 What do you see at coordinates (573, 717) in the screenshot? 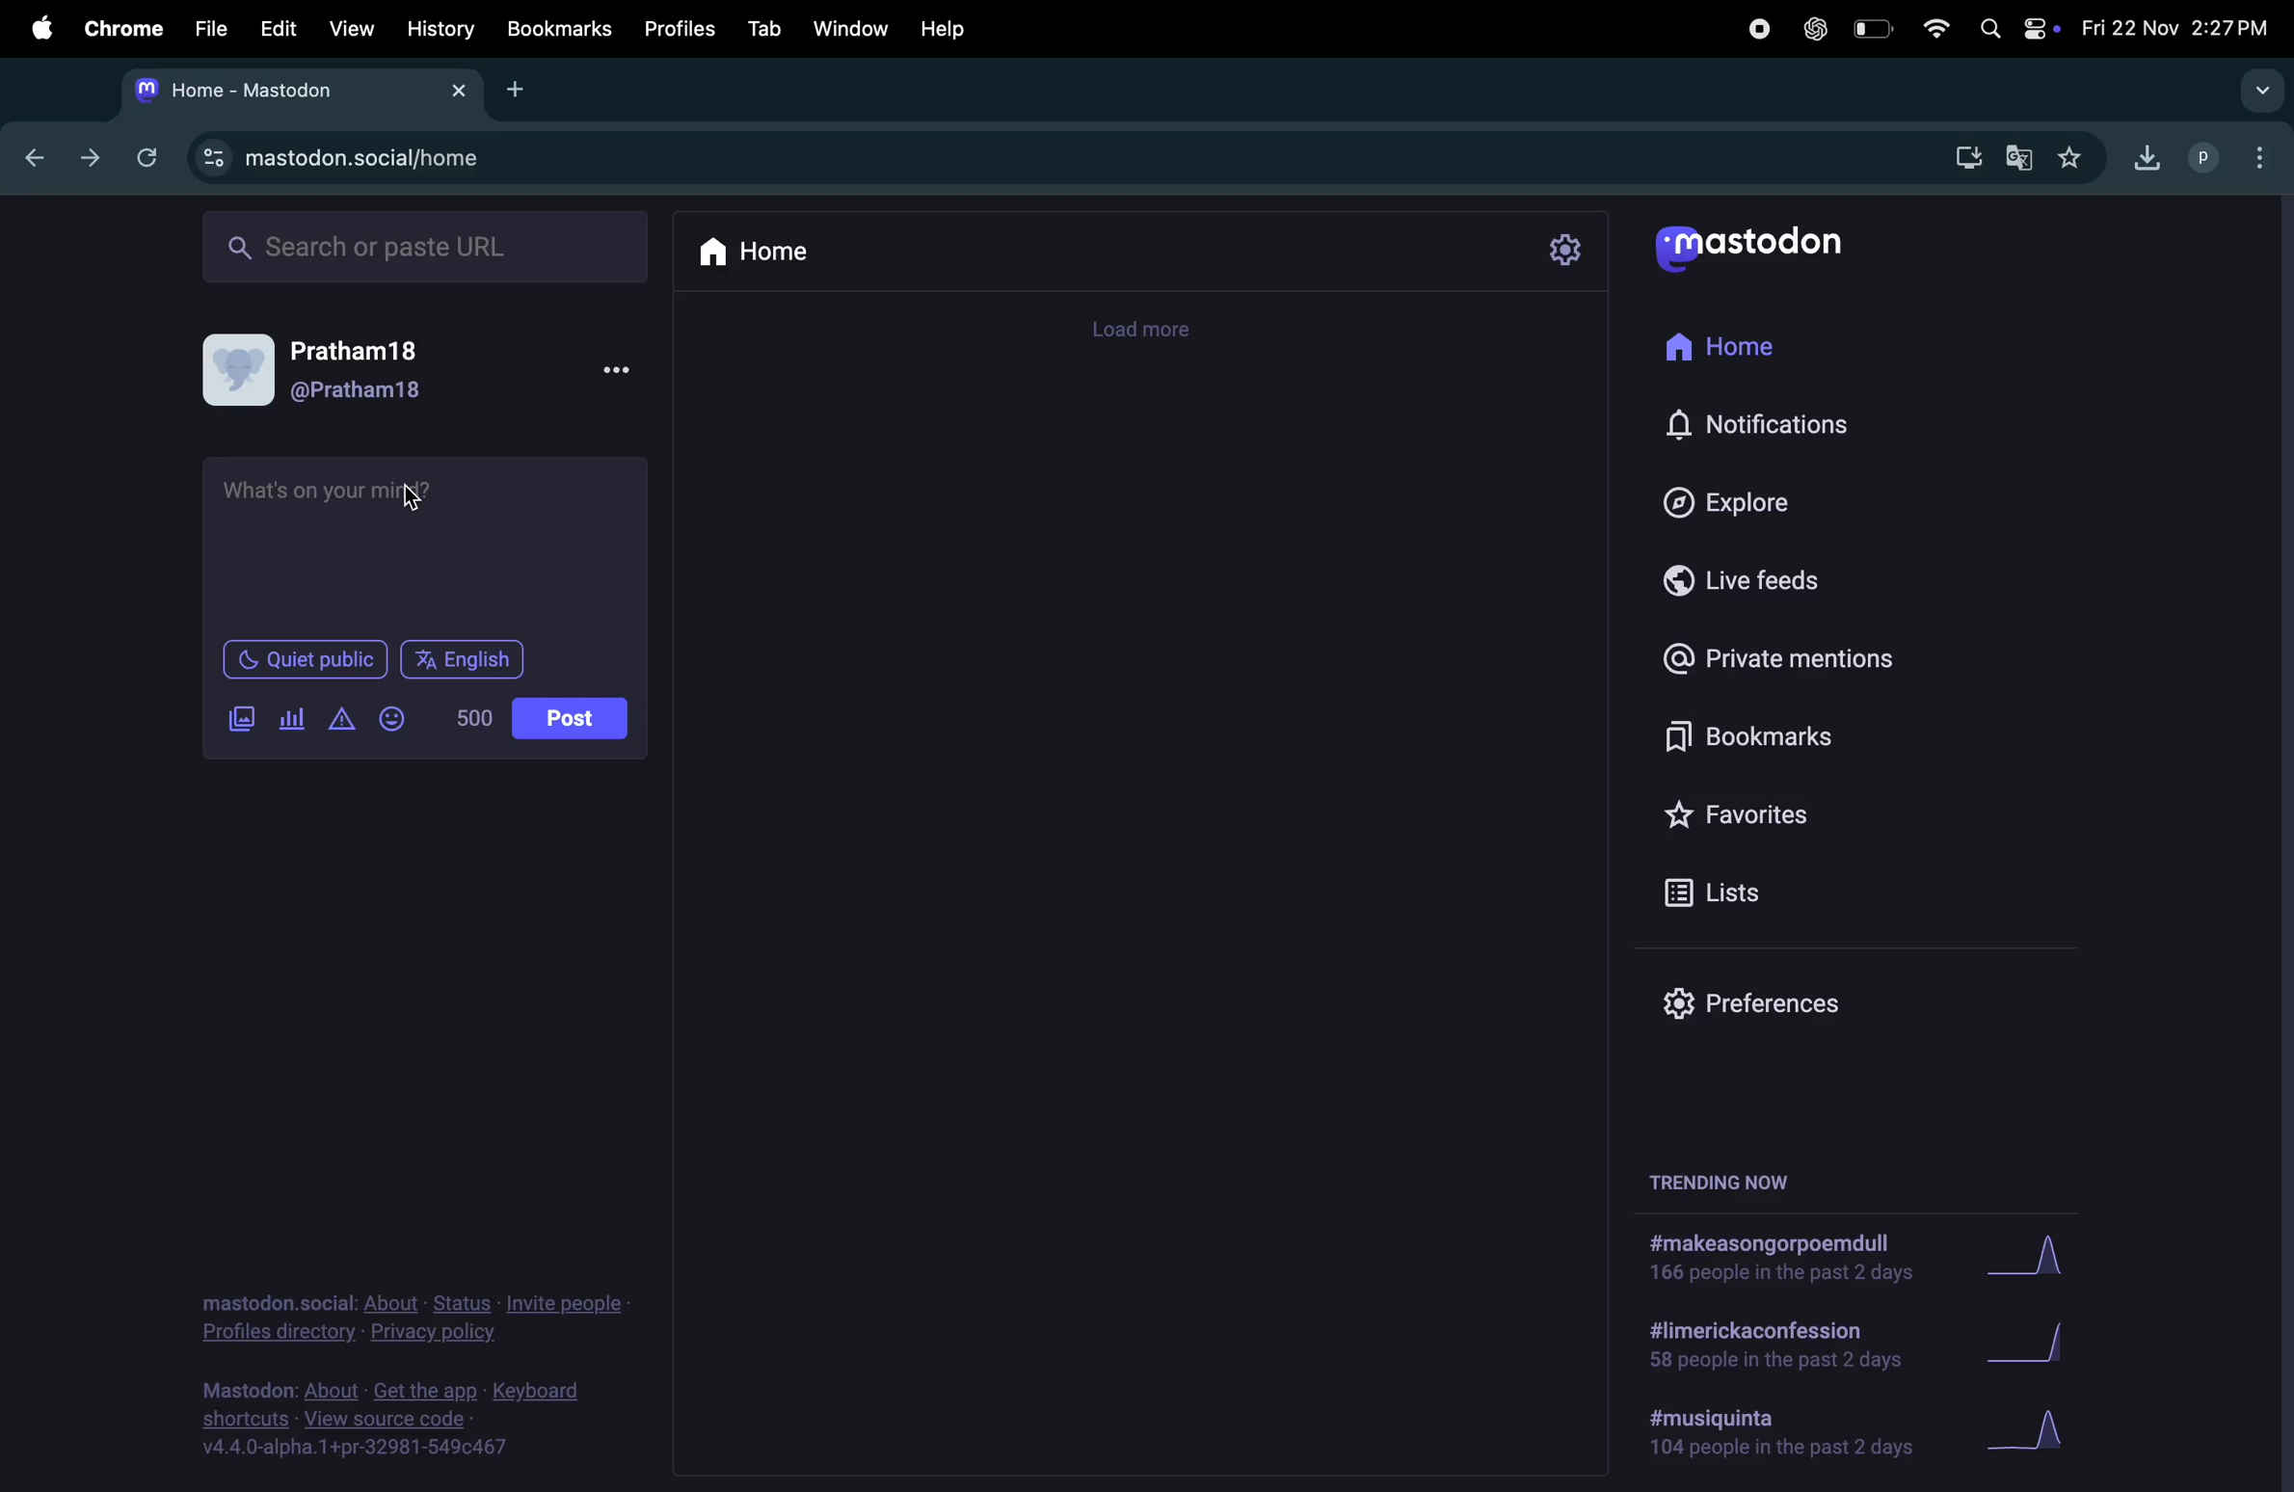
I see `posts` at bounding box center [573, 717].